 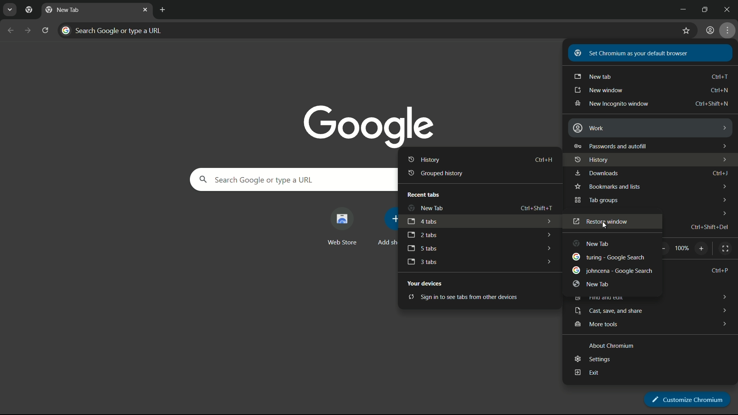 What do you see at coordinates (592, 284) in the screenshot?
I see `new tab` at bounding box center [592, 284].